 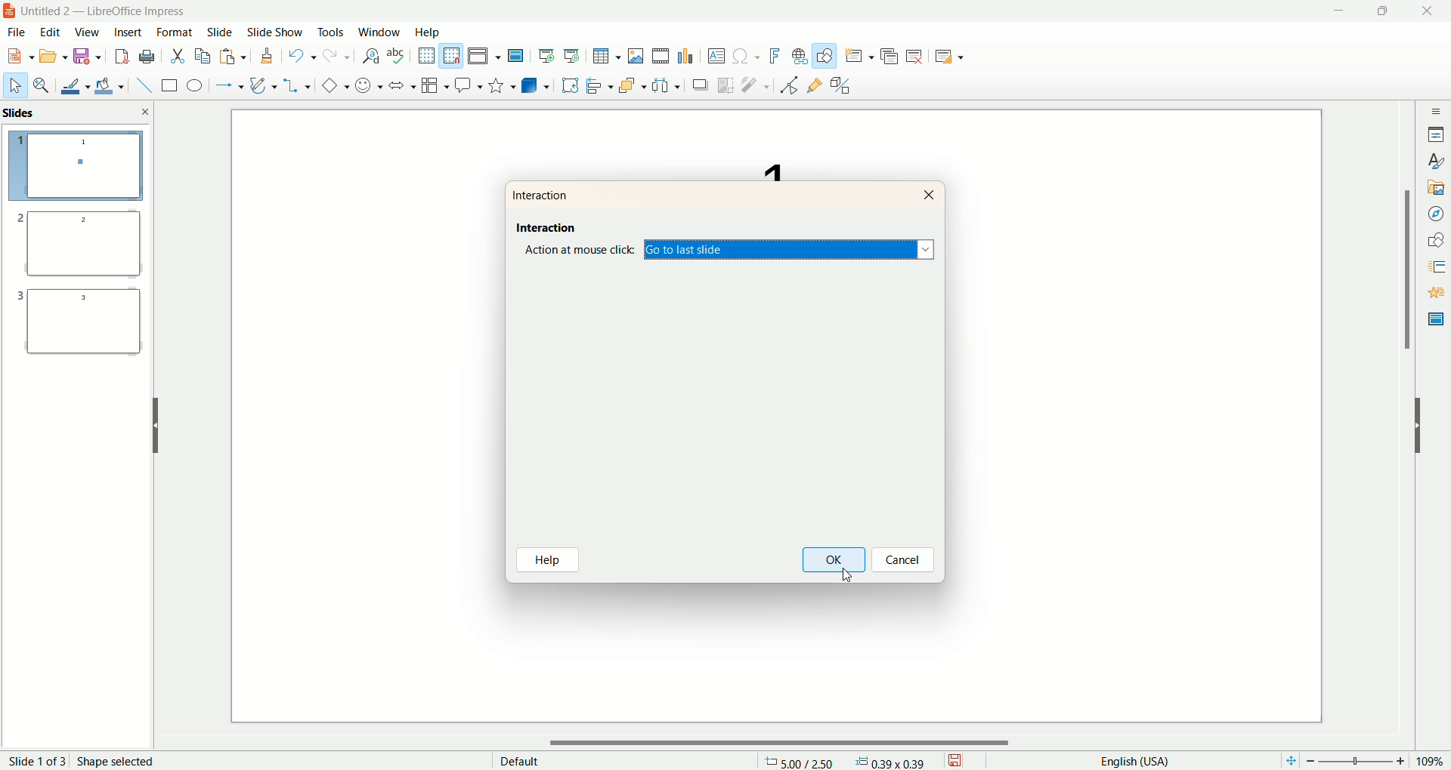 I want to click on copy, so click(x=203, y=55).